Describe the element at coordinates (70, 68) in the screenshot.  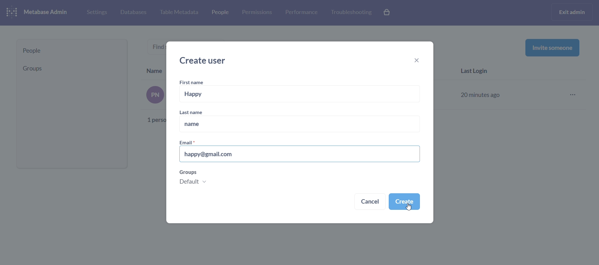
I see `groups` at that location.